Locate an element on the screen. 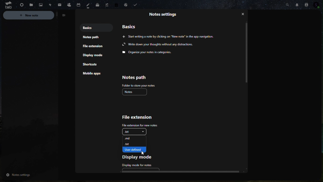  free trial is located at coordinates (116, 5).